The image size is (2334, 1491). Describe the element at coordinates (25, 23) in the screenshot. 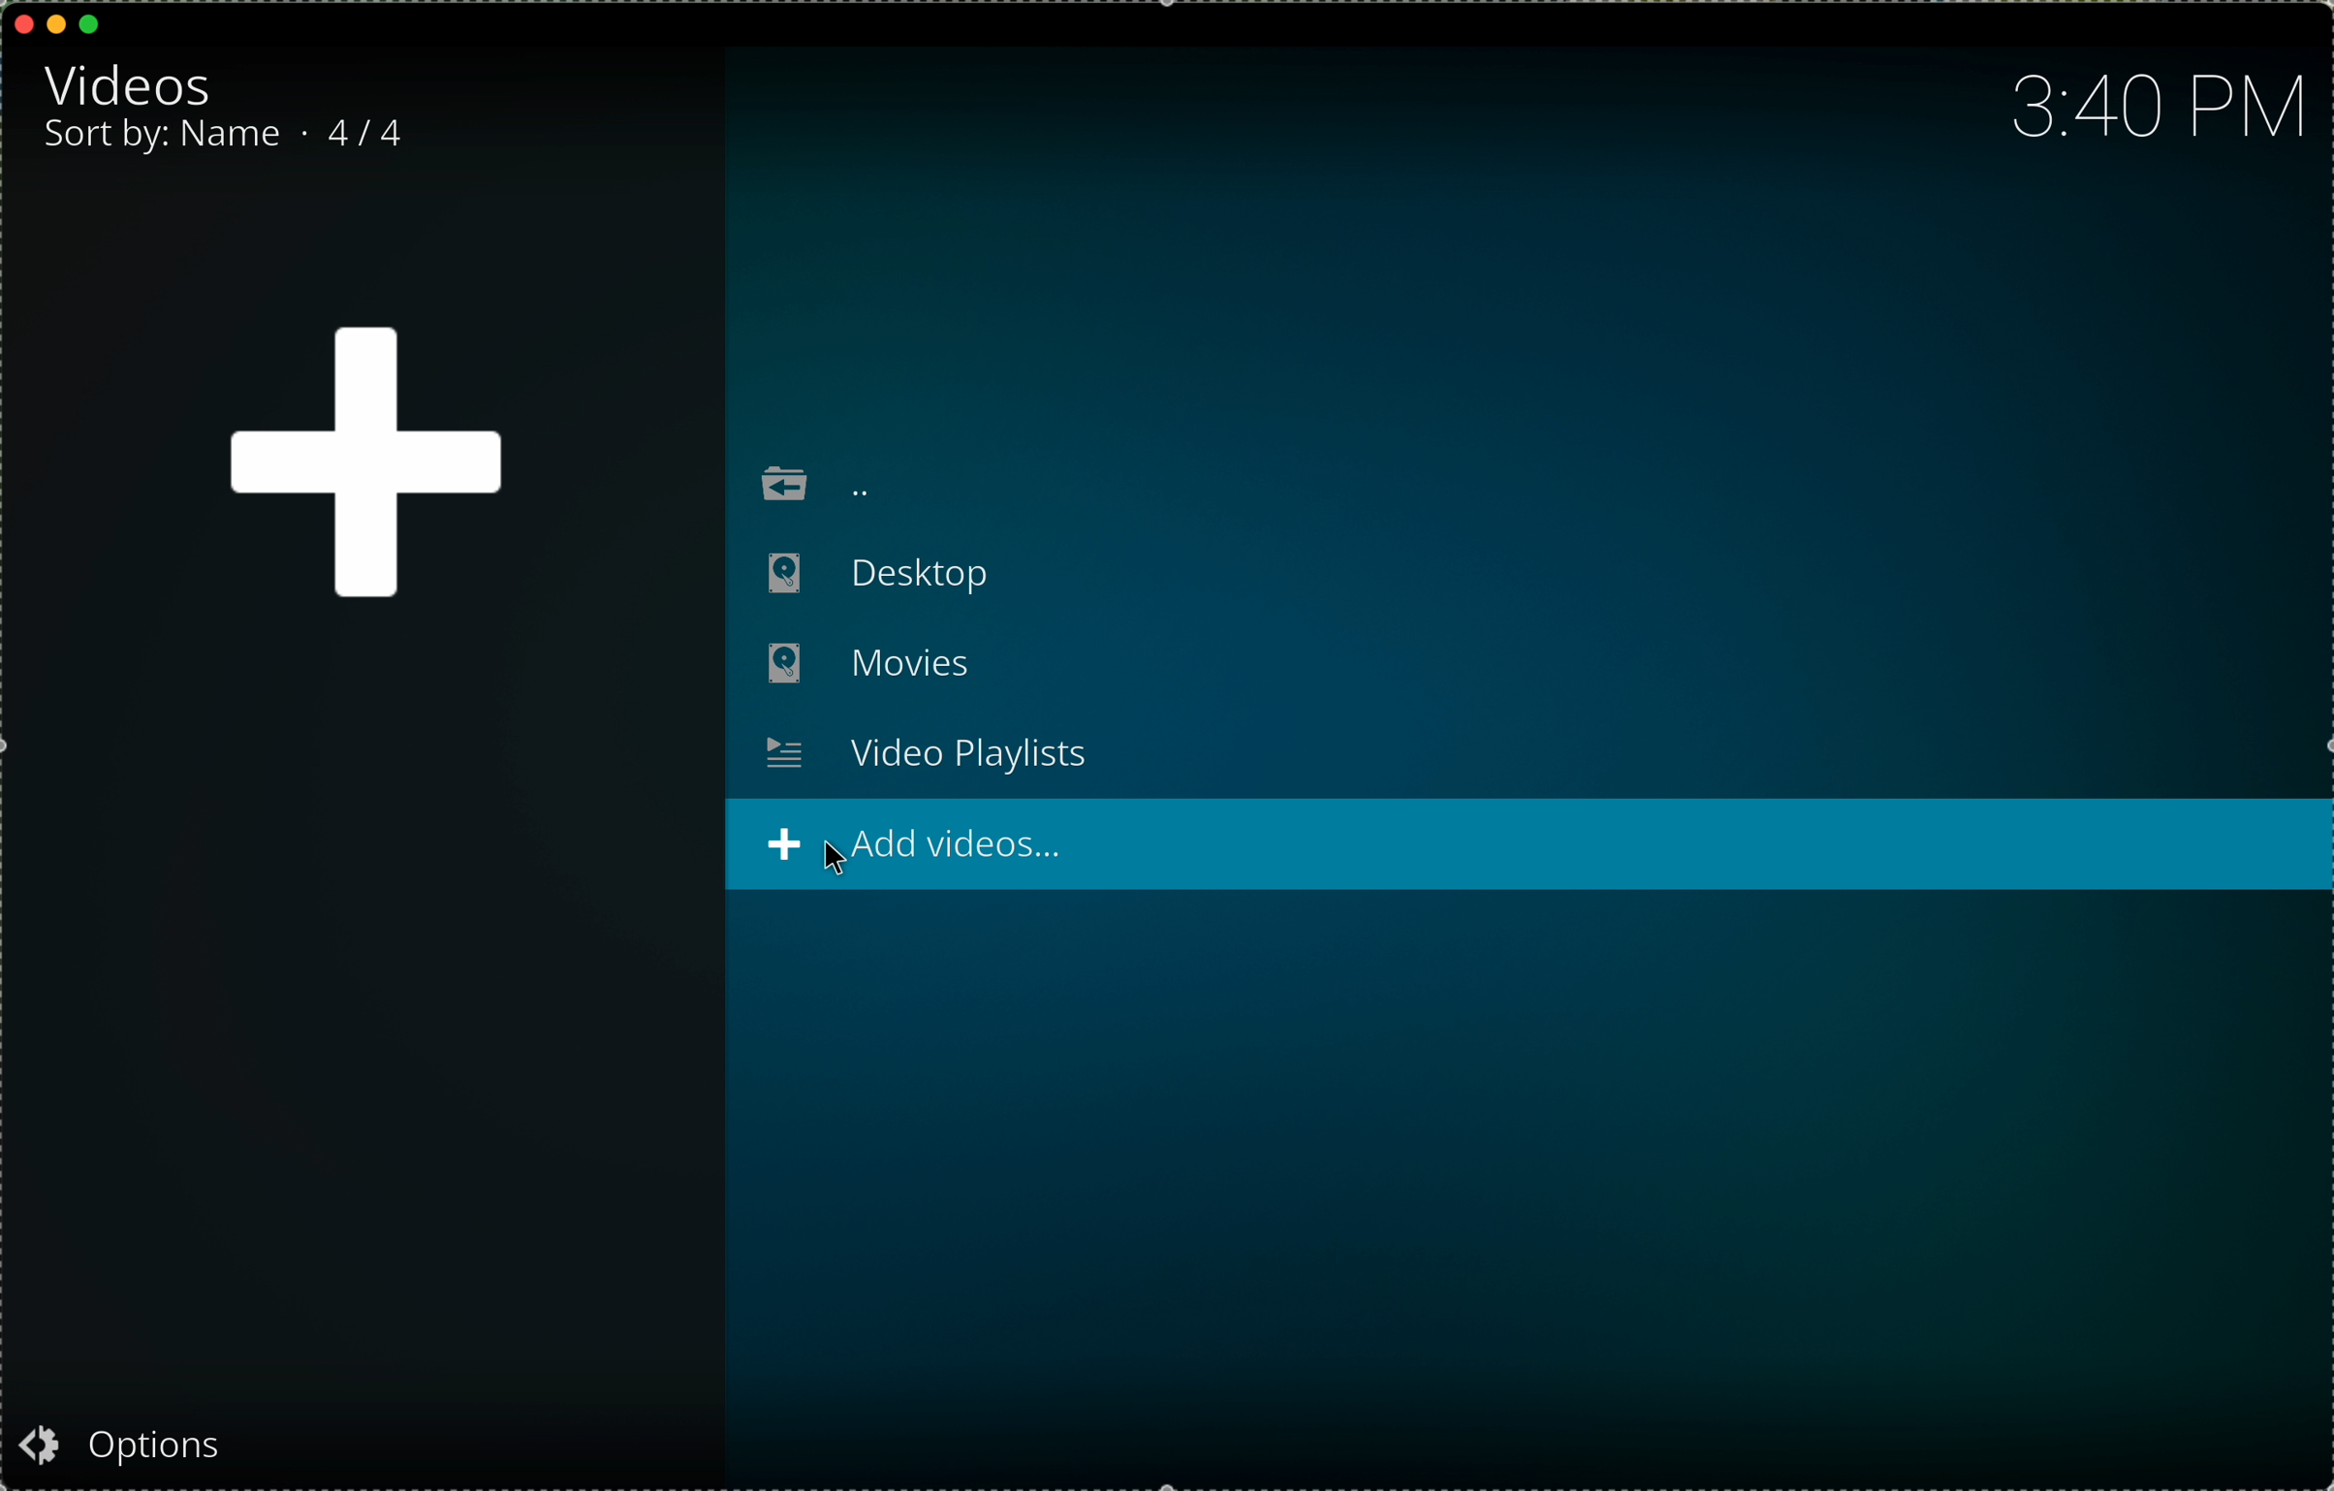

I see `close` at that location.